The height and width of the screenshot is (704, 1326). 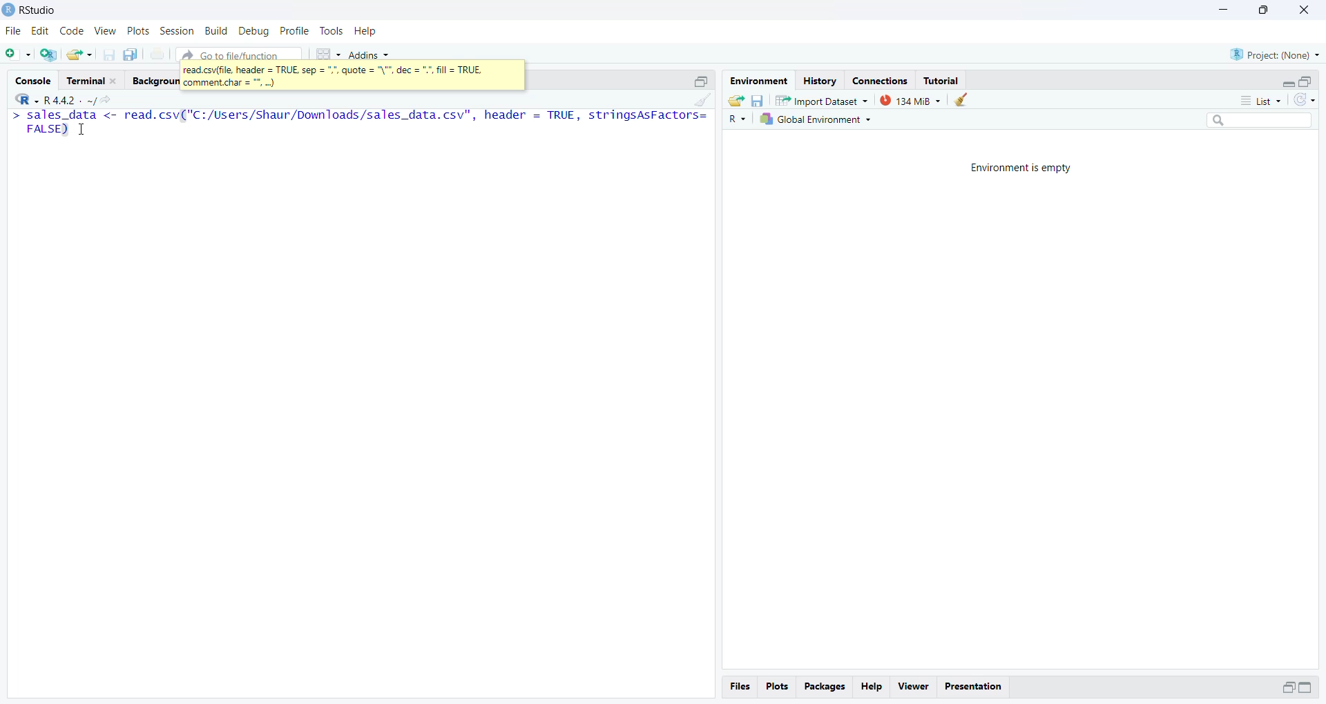 What do you see at coordinates (41, 32) in the screenshot?
I see `Edit` at bounding box center [41, 32].